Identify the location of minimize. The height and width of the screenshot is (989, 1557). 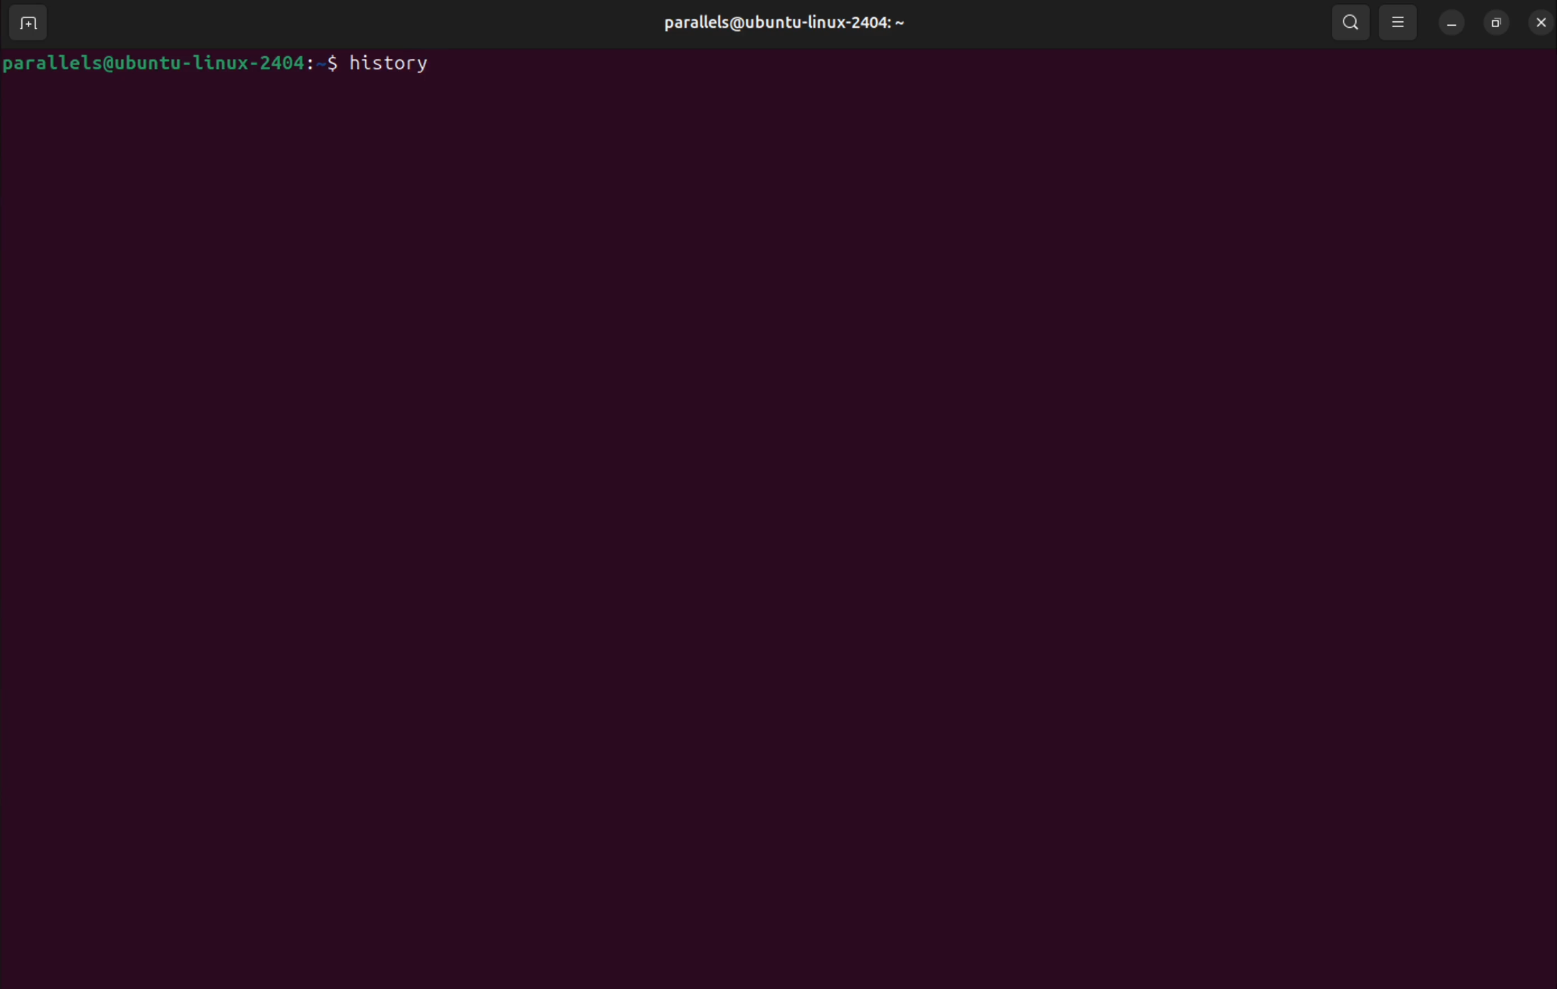
(1451, 21).